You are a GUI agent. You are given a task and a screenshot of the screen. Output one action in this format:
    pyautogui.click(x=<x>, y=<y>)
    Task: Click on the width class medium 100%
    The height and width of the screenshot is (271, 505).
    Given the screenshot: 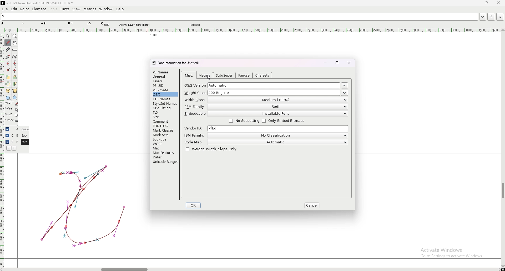 What is the action you would take?
    pyautogui.click(x=265, y=99)
    